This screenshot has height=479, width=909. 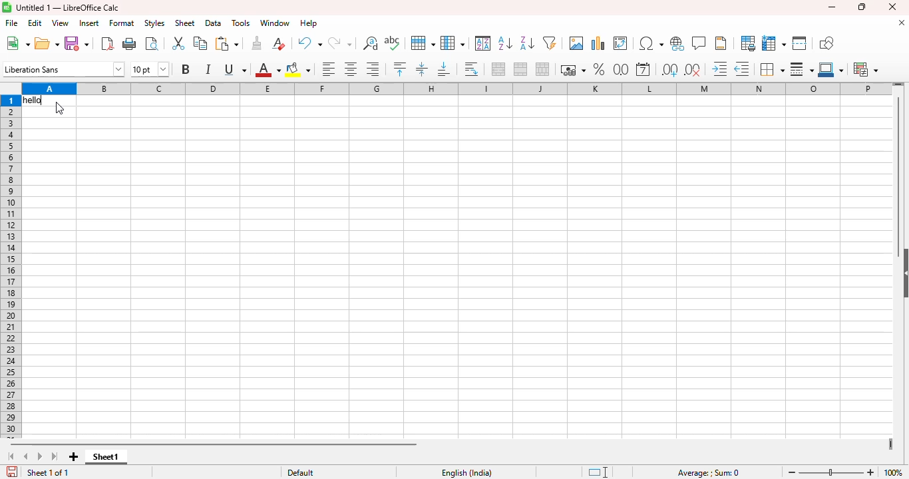 I want to click on title, so click(x=68, y=7).